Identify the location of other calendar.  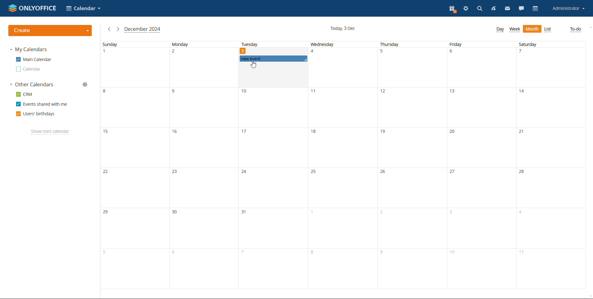
(28, 69).